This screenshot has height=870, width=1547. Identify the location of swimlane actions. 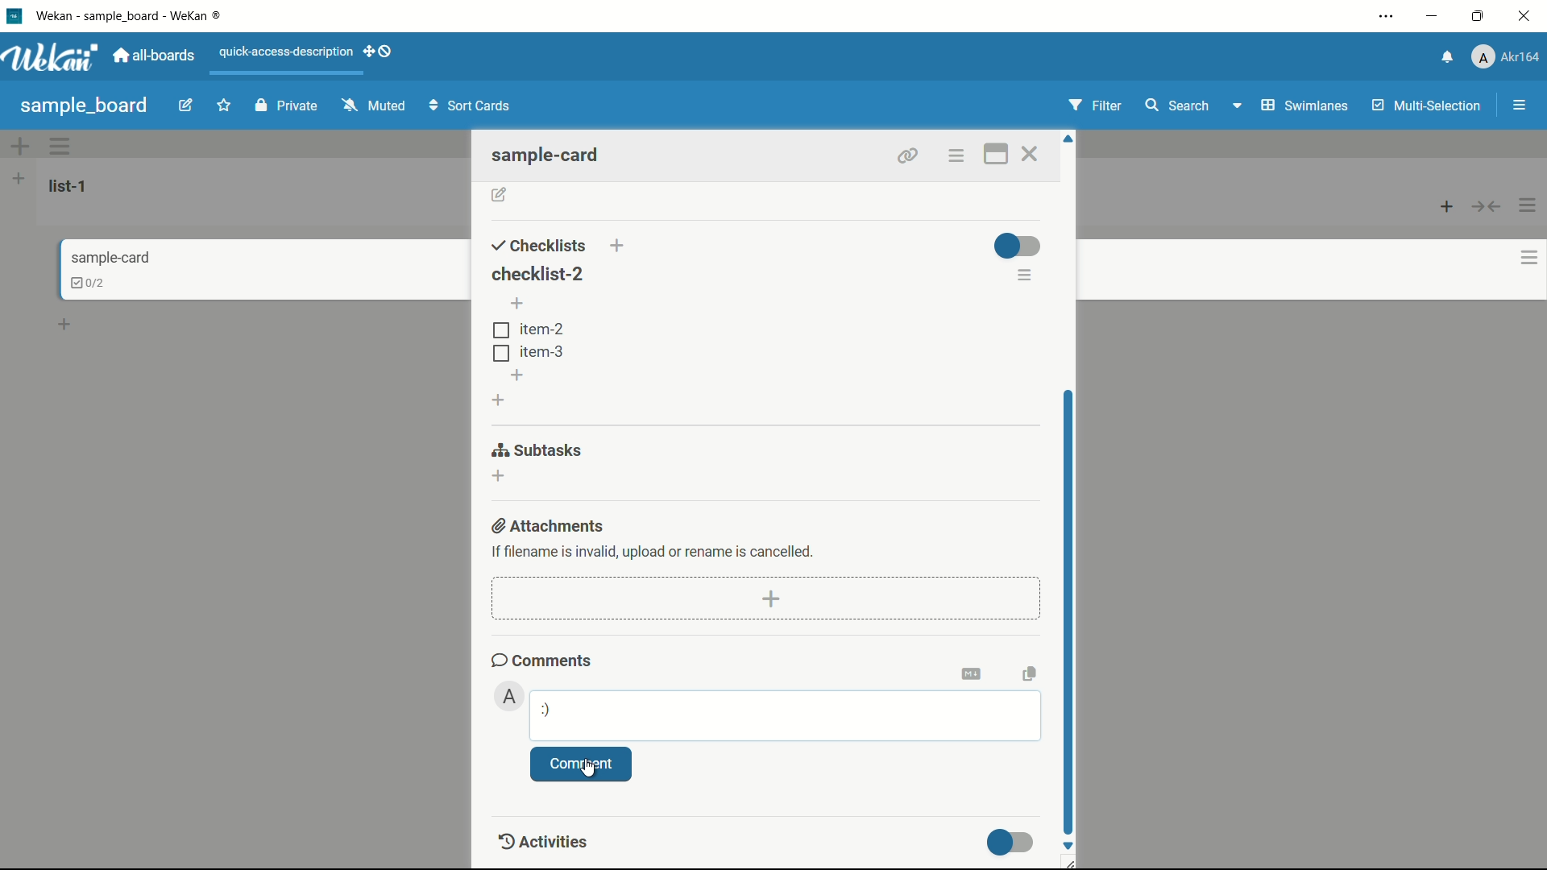
(61, 147).